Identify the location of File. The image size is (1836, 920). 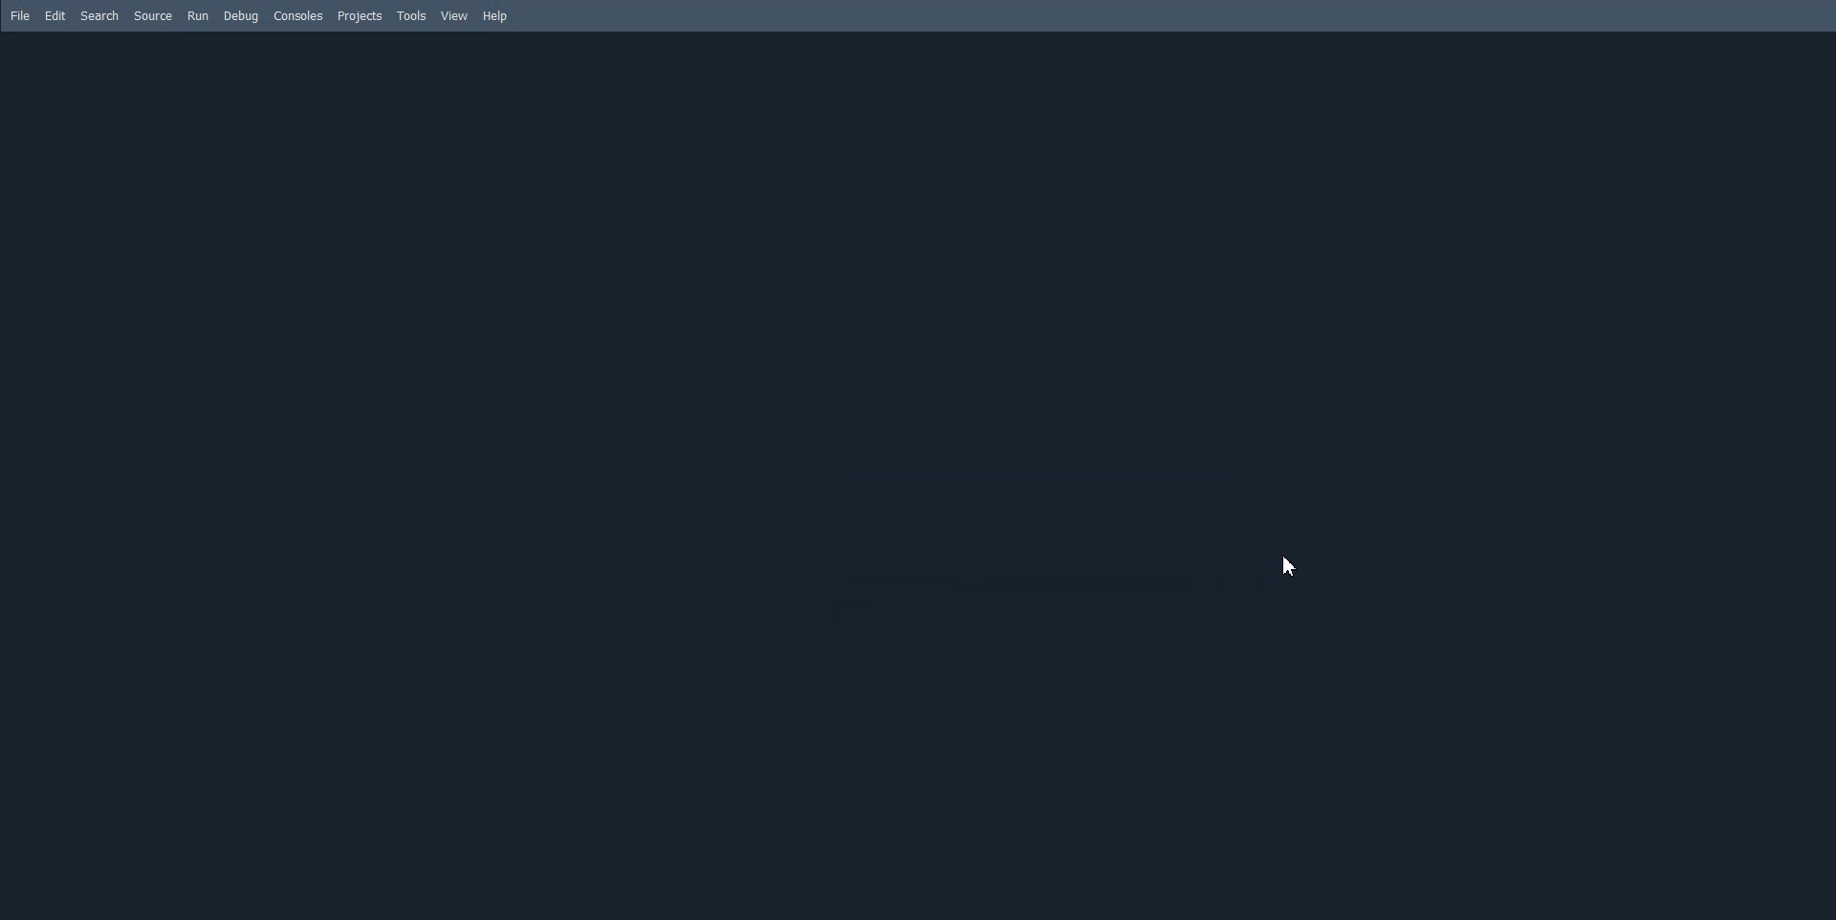
(22, 16).